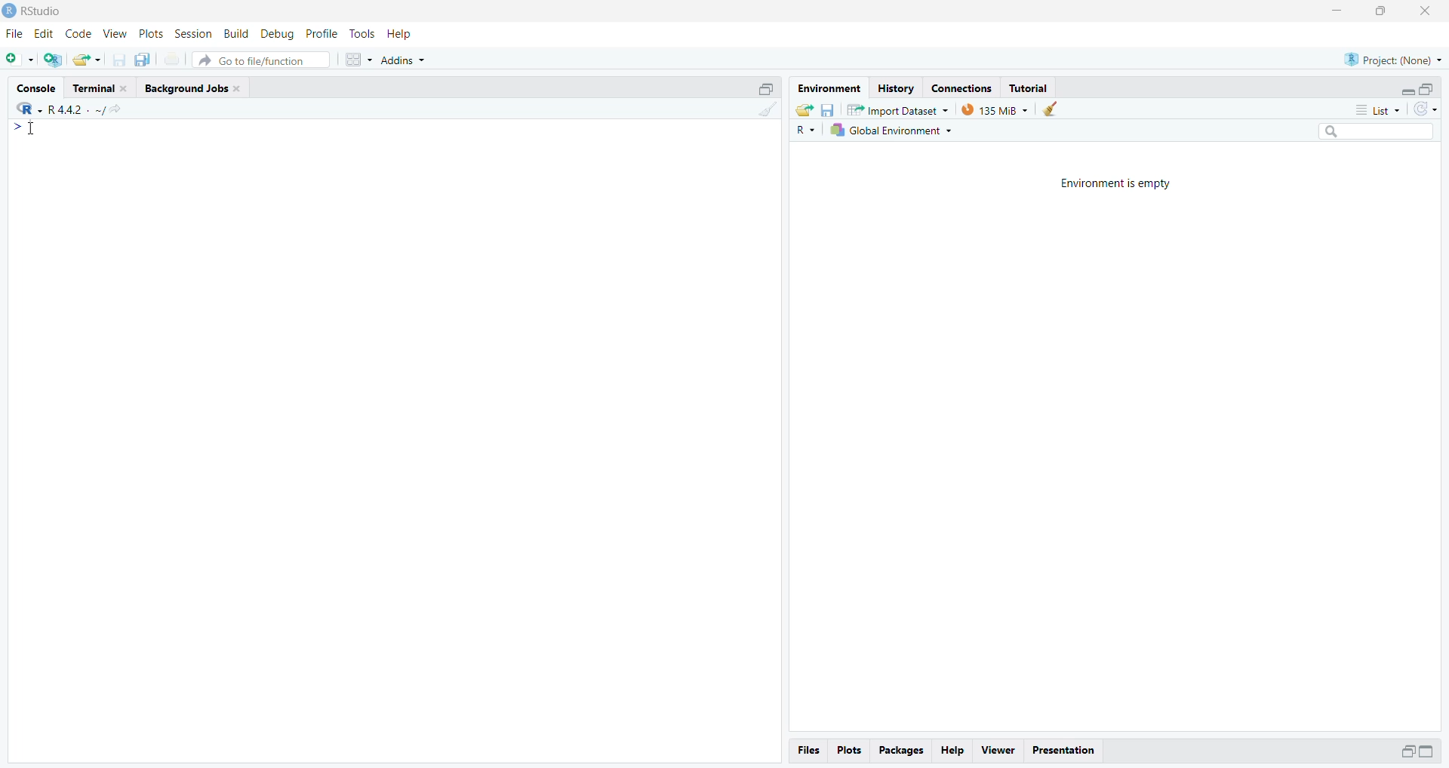 The height and width of the screenshot is (768, 1449). I want to click on Search bar, so click(1383, 134).